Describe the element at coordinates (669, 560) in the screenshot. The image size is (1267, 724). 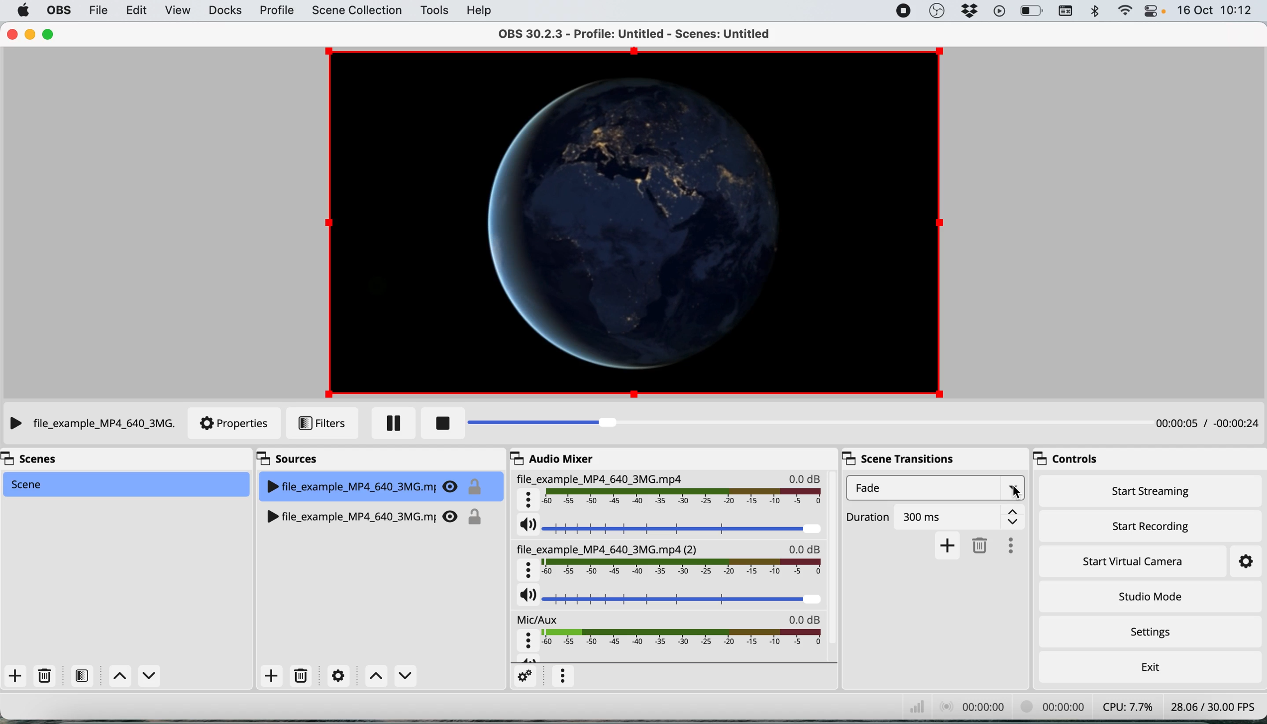
I see `file_example_MP4_640_3MG.mp4(2)` at that location.